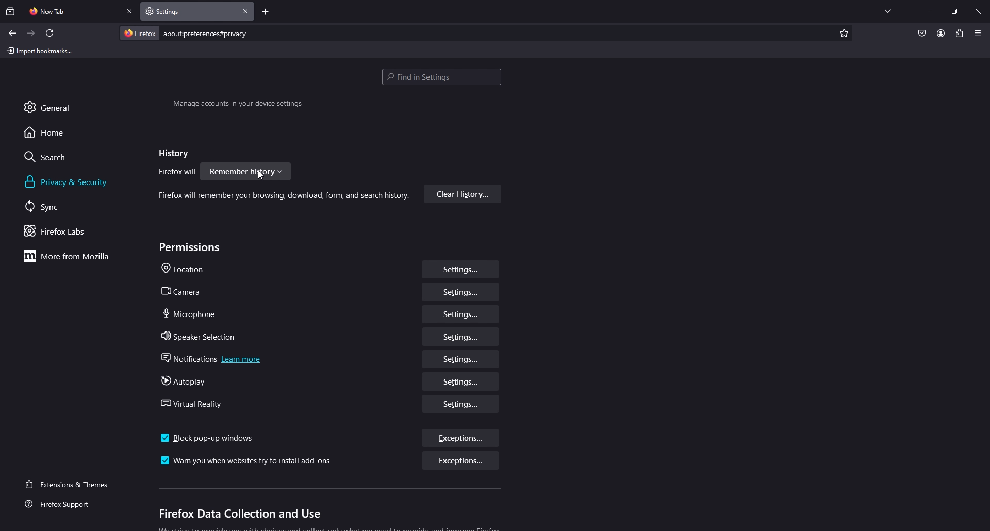 The image size is (990, 531). What do you see at coordinates (59, 107) in the screenshot?
I see `general` at bounding box center [59, 107].